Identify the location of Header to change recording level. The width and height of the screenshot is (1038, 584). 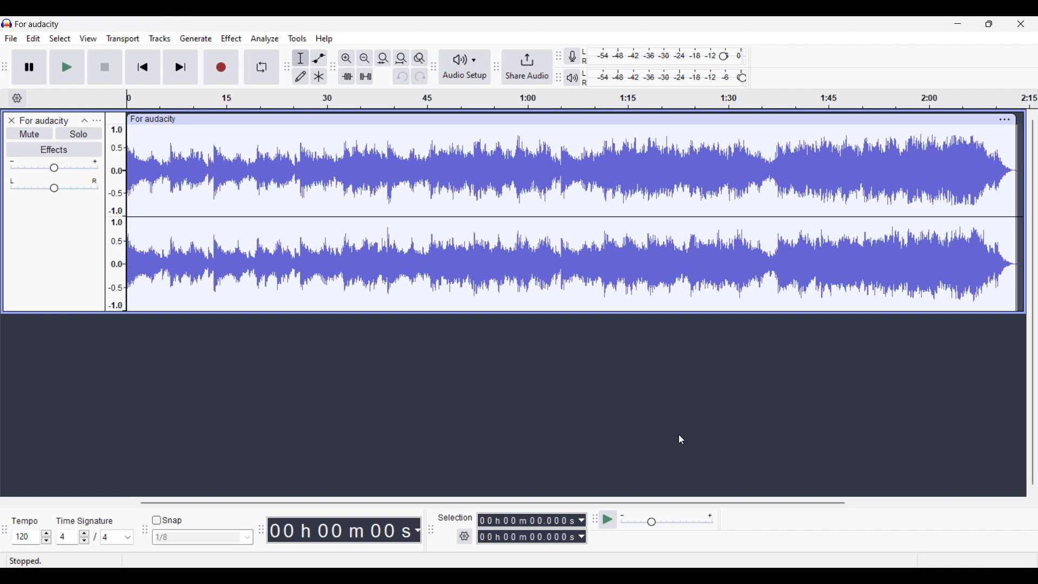
(723, 56).